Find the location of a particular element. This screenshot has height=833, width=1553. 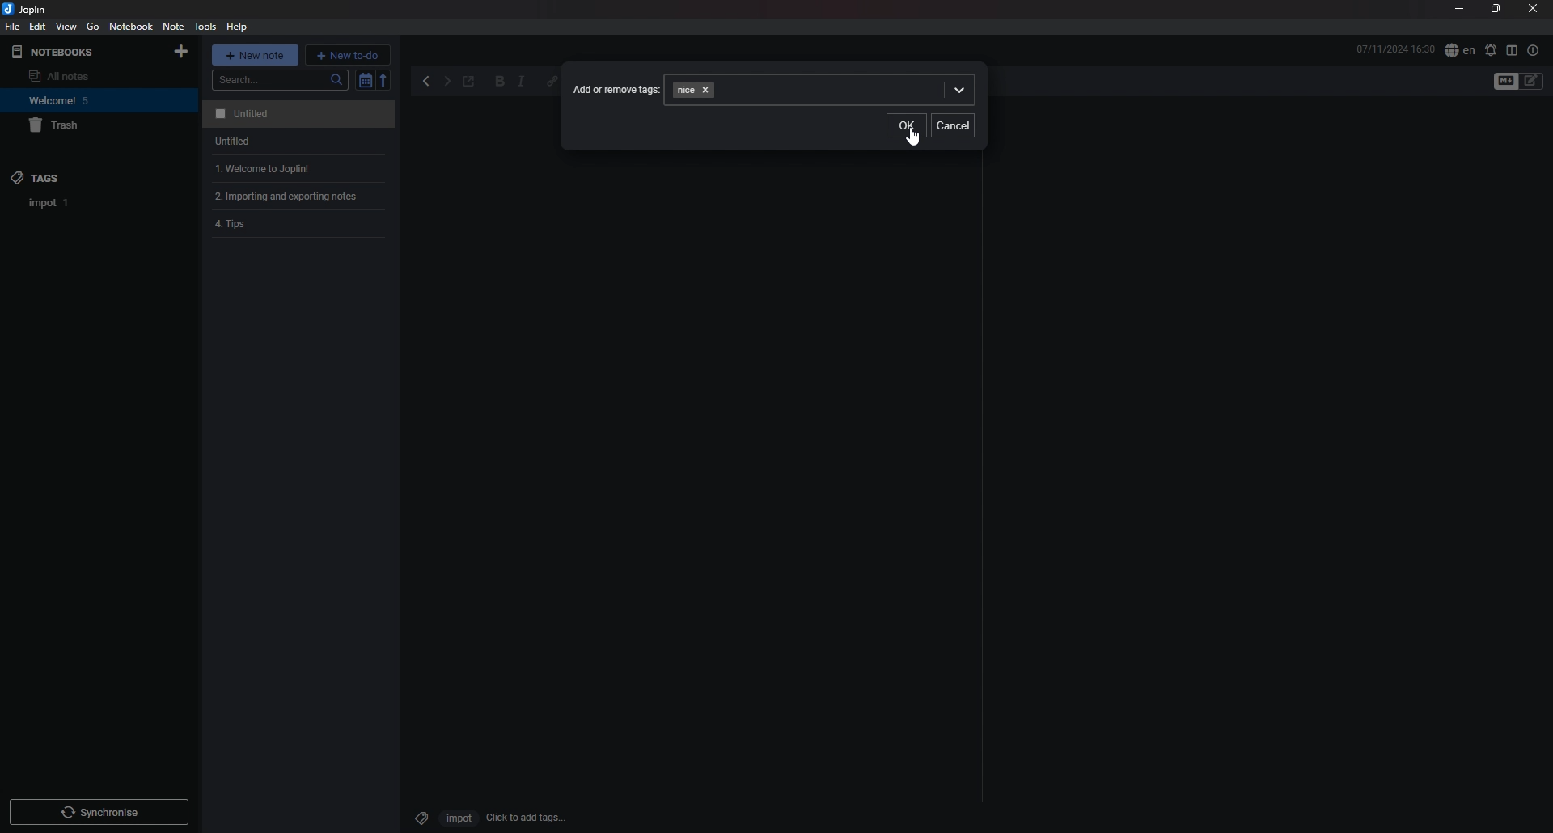

spell check is located at coordinates (1459, 51).